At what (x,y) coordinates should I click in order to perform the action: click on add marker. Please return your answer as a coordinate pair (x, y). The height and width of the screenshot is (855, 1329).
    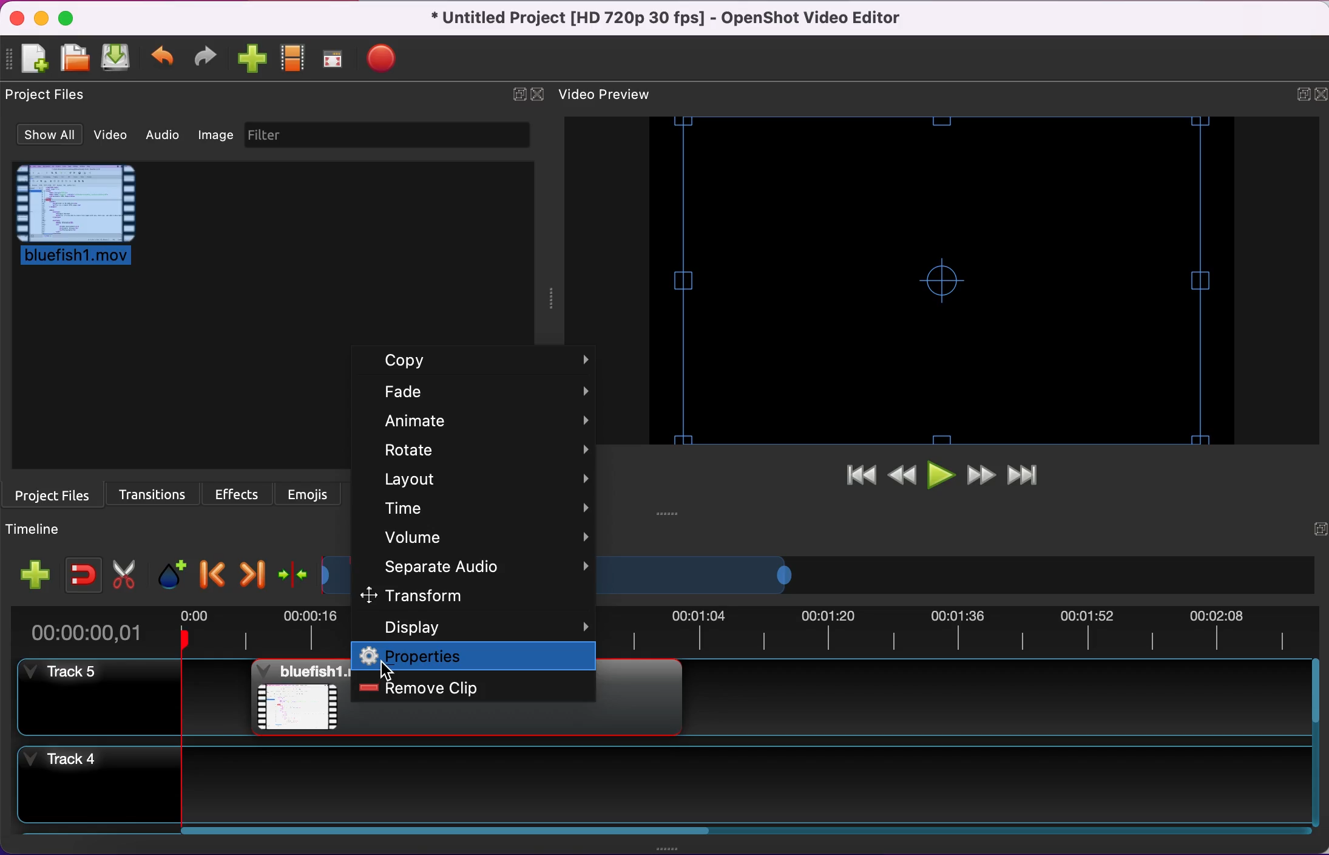
    Looking at the image, I should click on (172, 576).